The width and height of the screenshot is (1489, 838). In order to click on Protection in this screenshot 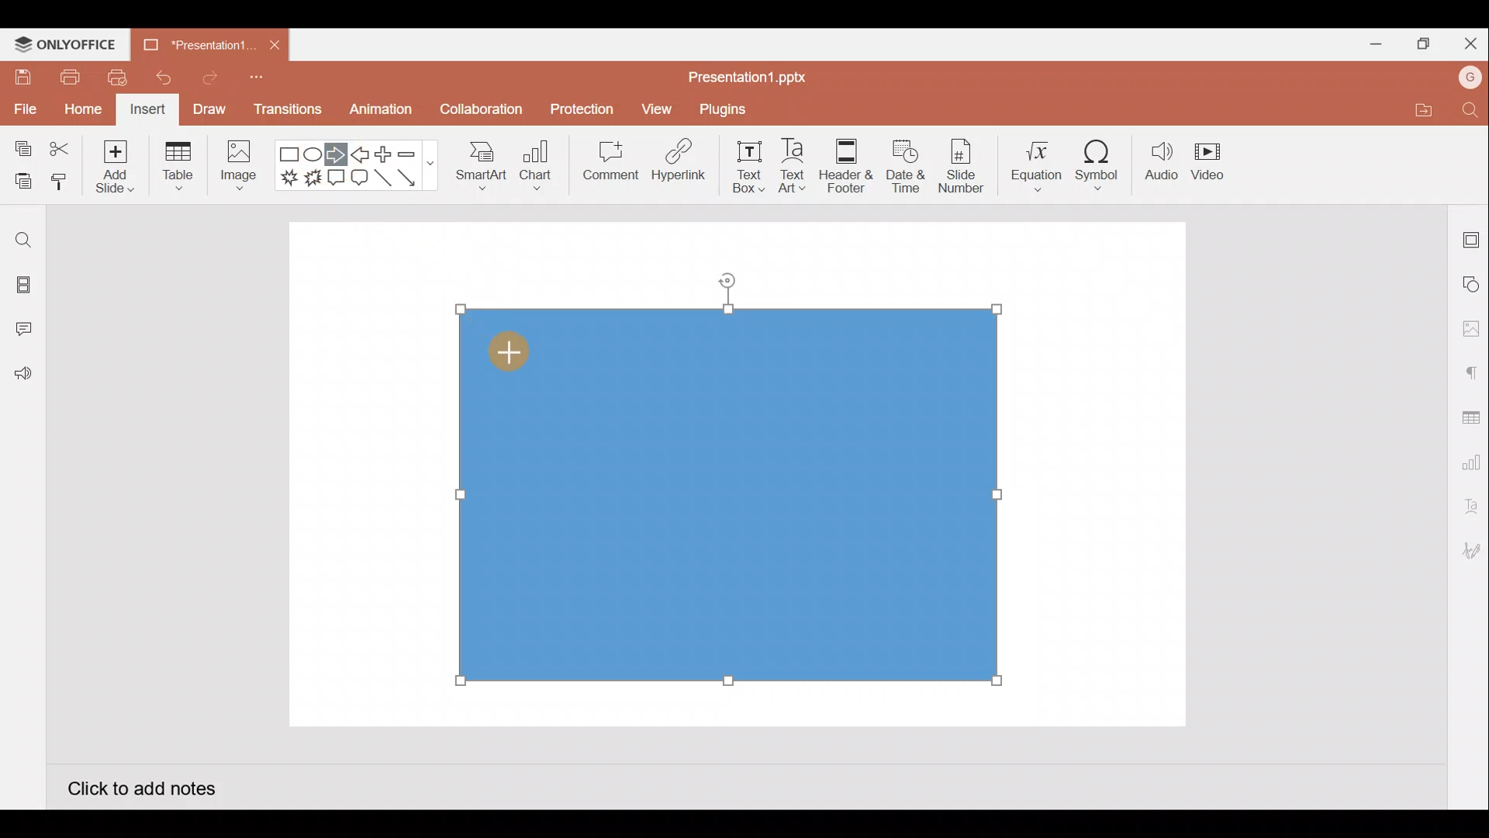, I will do `click(578, 109)`.